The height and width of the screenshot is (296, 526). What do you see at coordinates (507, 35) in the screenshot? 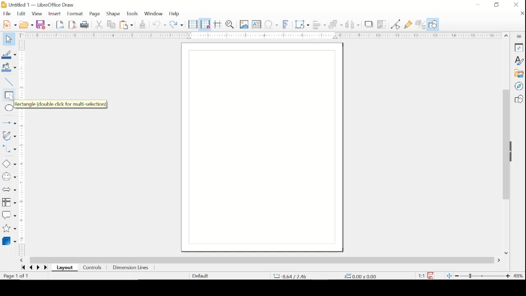
I see `scroll up arrow` at bounding box center [507, 35].